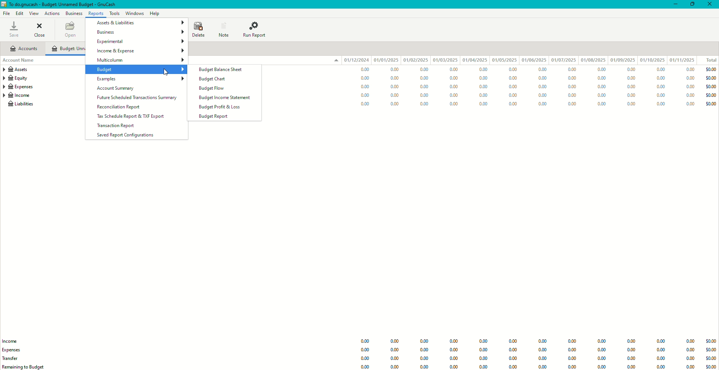  What do you see at coordinates (13, 29) in the screenshot?
I see `Save` at bounding box center [13, 29].